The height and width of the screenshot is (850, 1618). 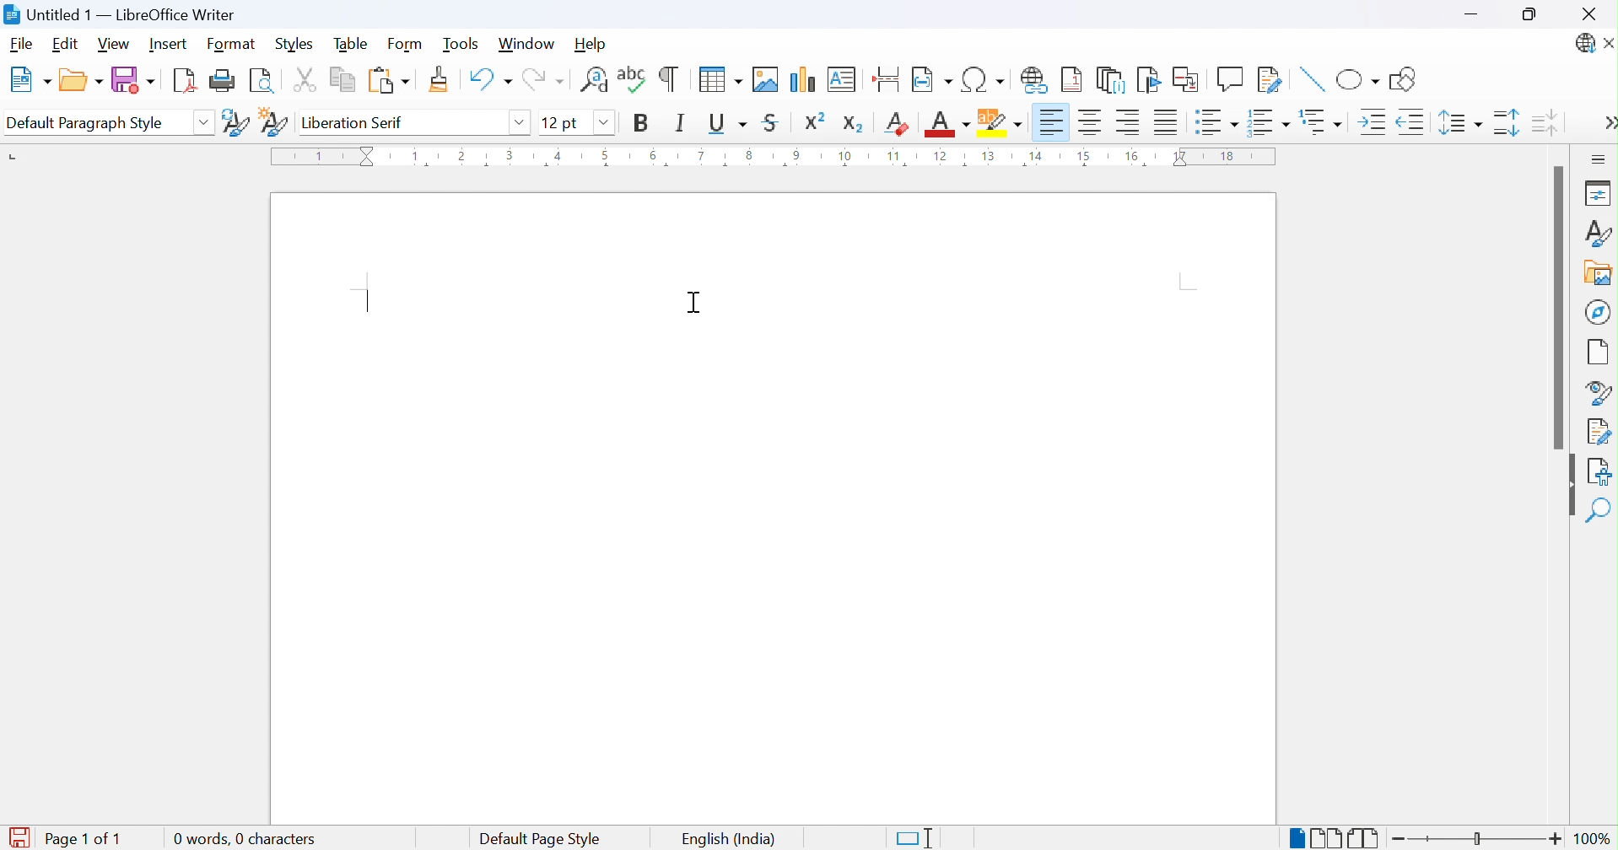 I want to click on Strikethrough, so click(x=773, y=122).